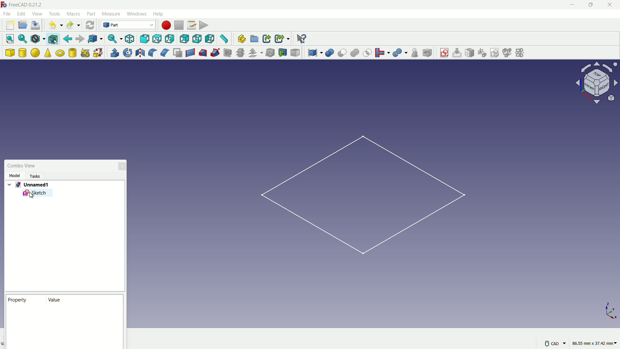 The image size is (620, 349). I want to click on logo, so click(5, 5).